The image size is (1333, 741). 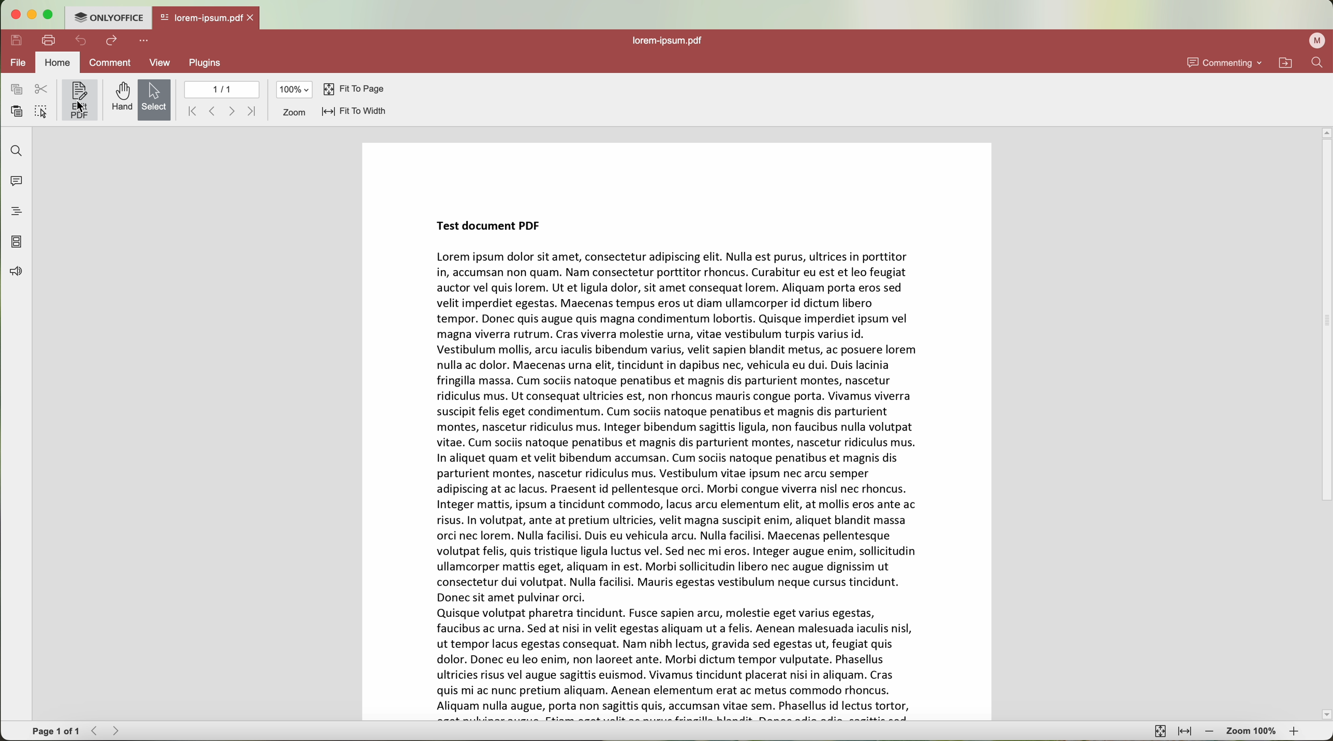 I want to click on Test document PDF, so click(x=677, y=432).